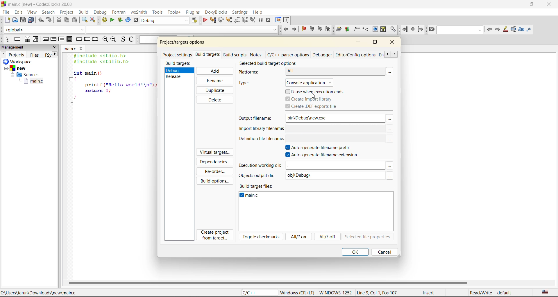 The height and width of the screenshot is (297, 558). What do you see at coordinates (295, 29) in the screenshot?
I see `jump forward` at bounding box center [295, 29].